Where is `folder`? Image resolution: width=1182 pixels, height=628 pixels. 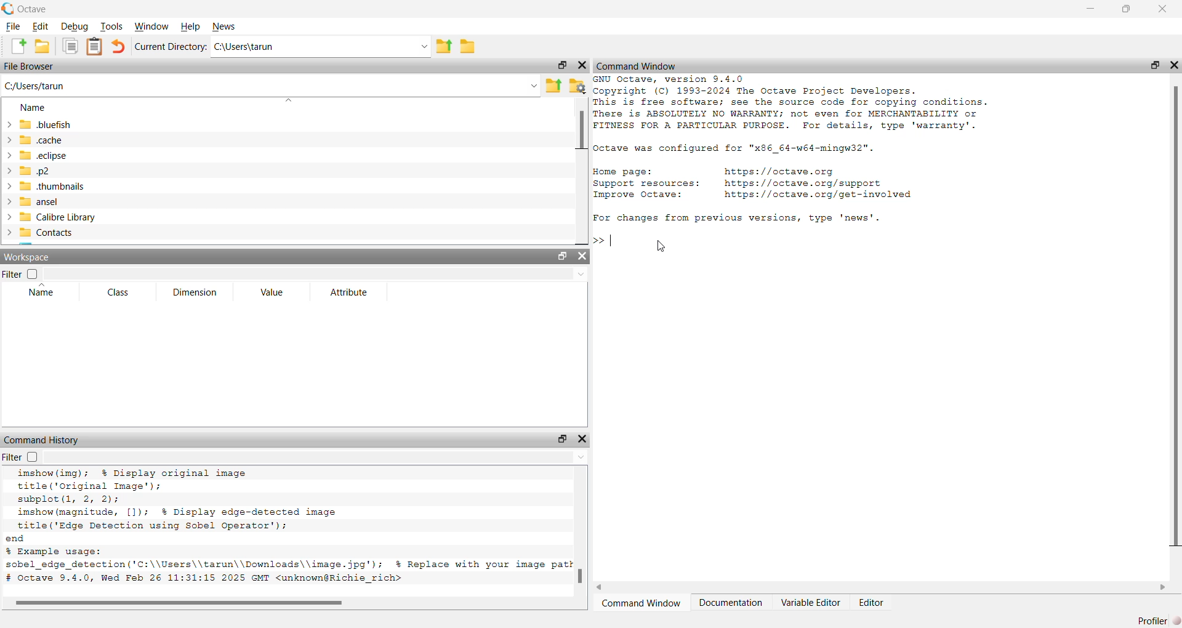 folder is located at coordinates (470, 49).